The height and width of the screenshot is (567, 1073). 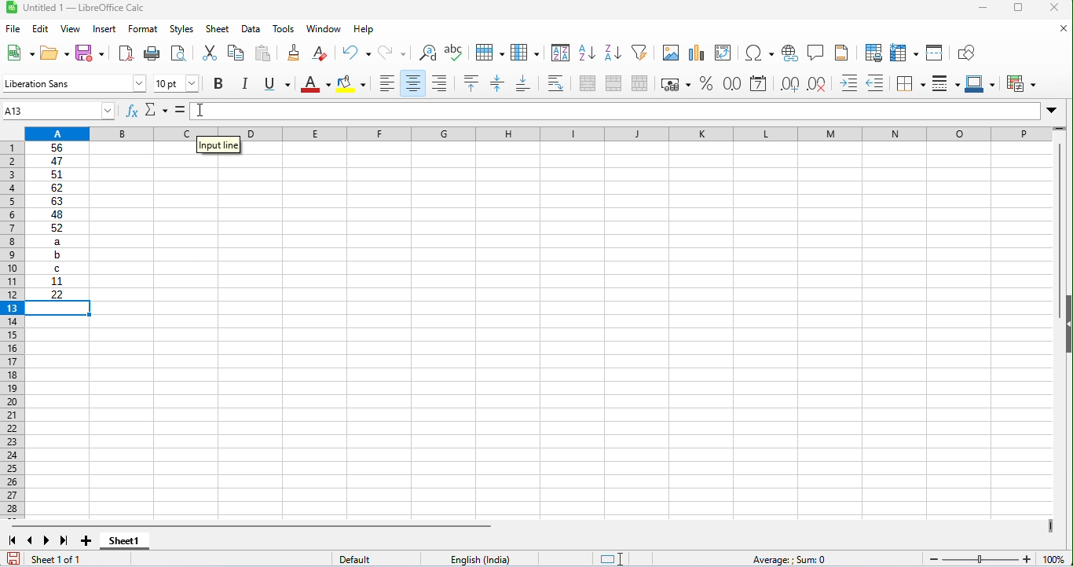 I want to click on Average: ; Sum: 0, so click(x=787, y=559).